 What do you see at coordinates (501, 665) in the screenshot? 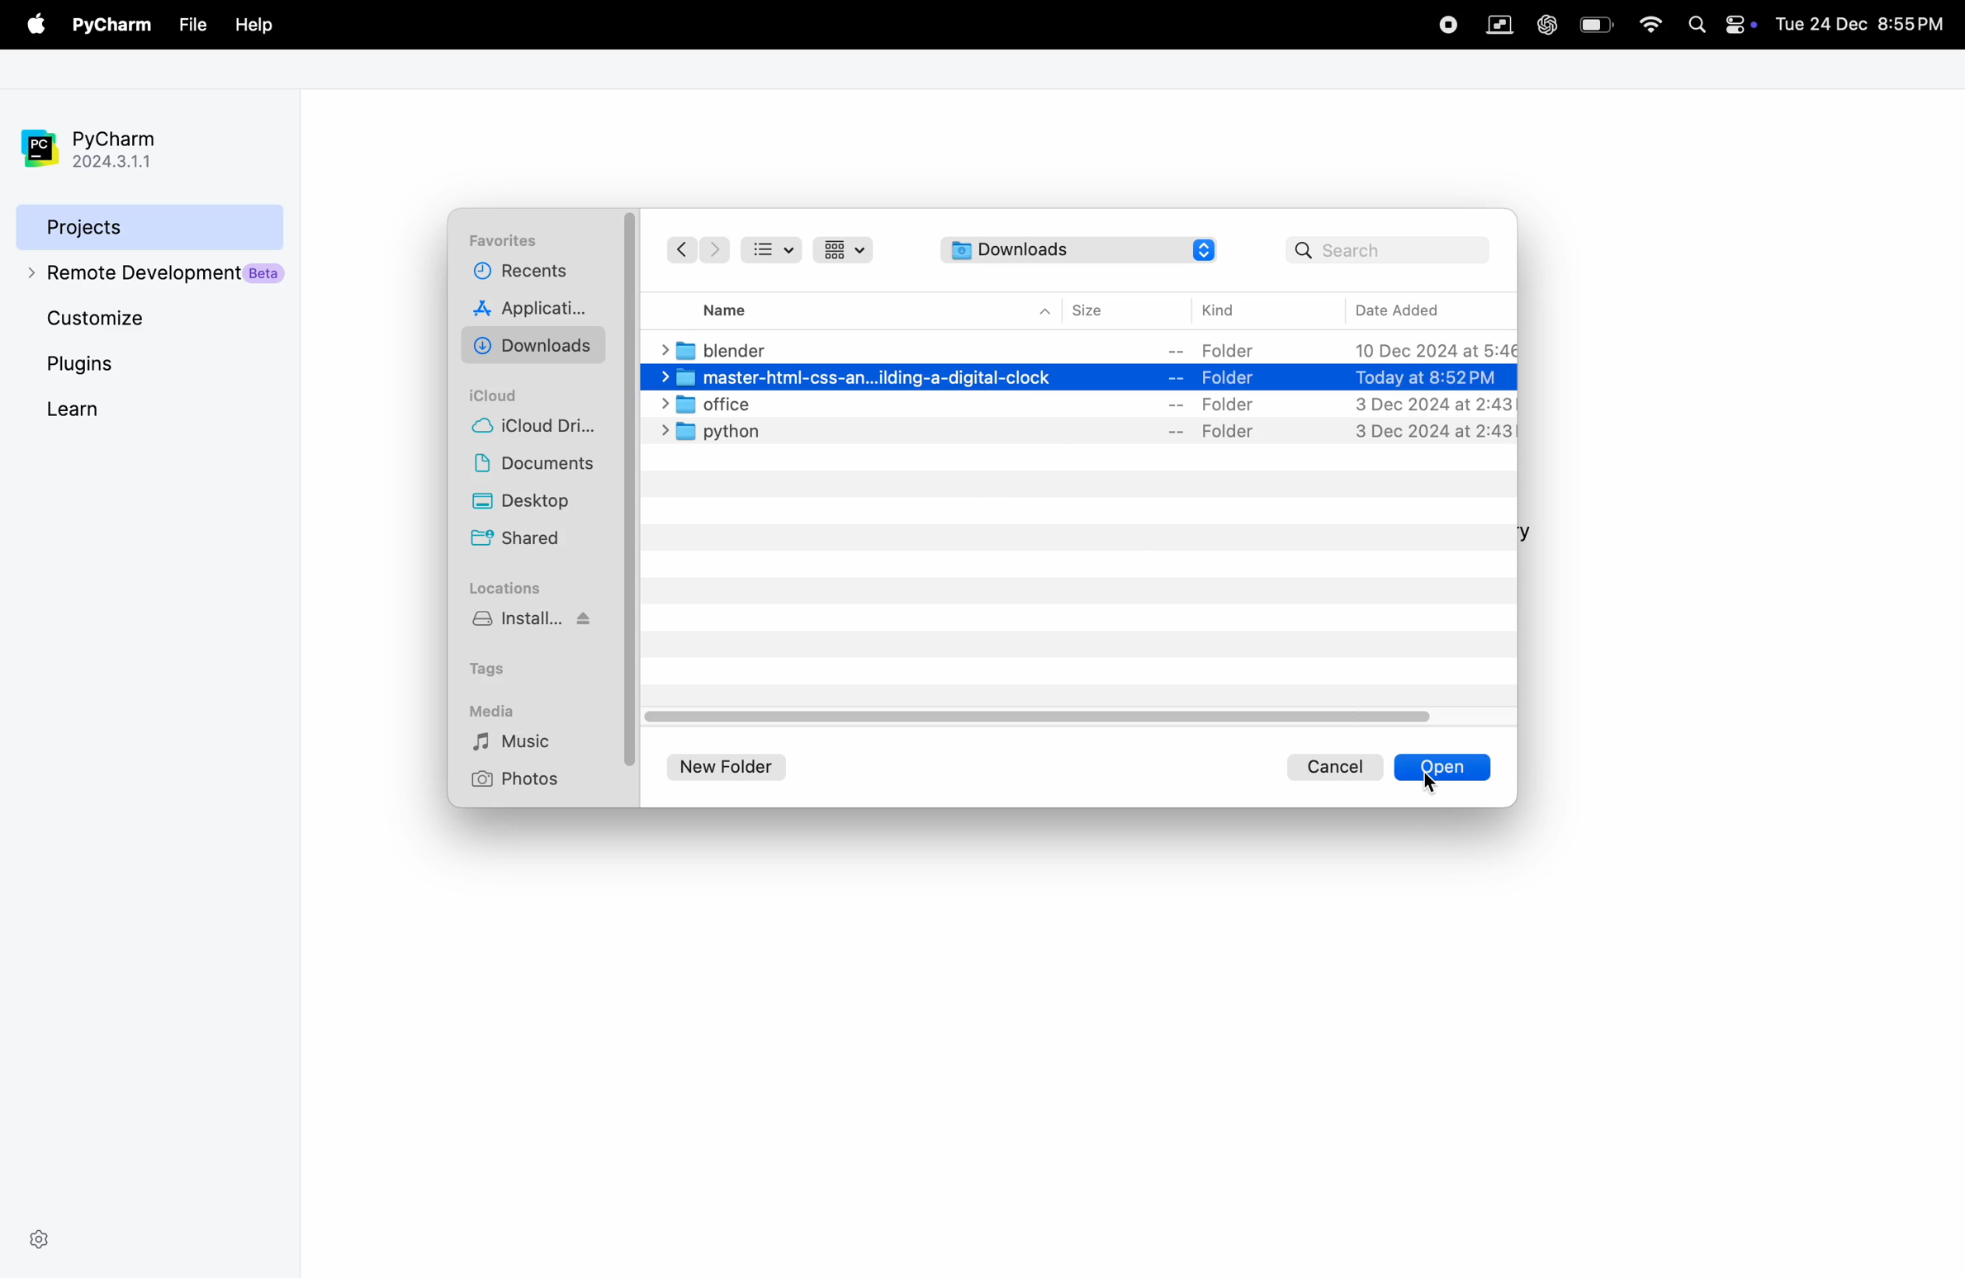
I see `tags` at bounding box center [501, 665].